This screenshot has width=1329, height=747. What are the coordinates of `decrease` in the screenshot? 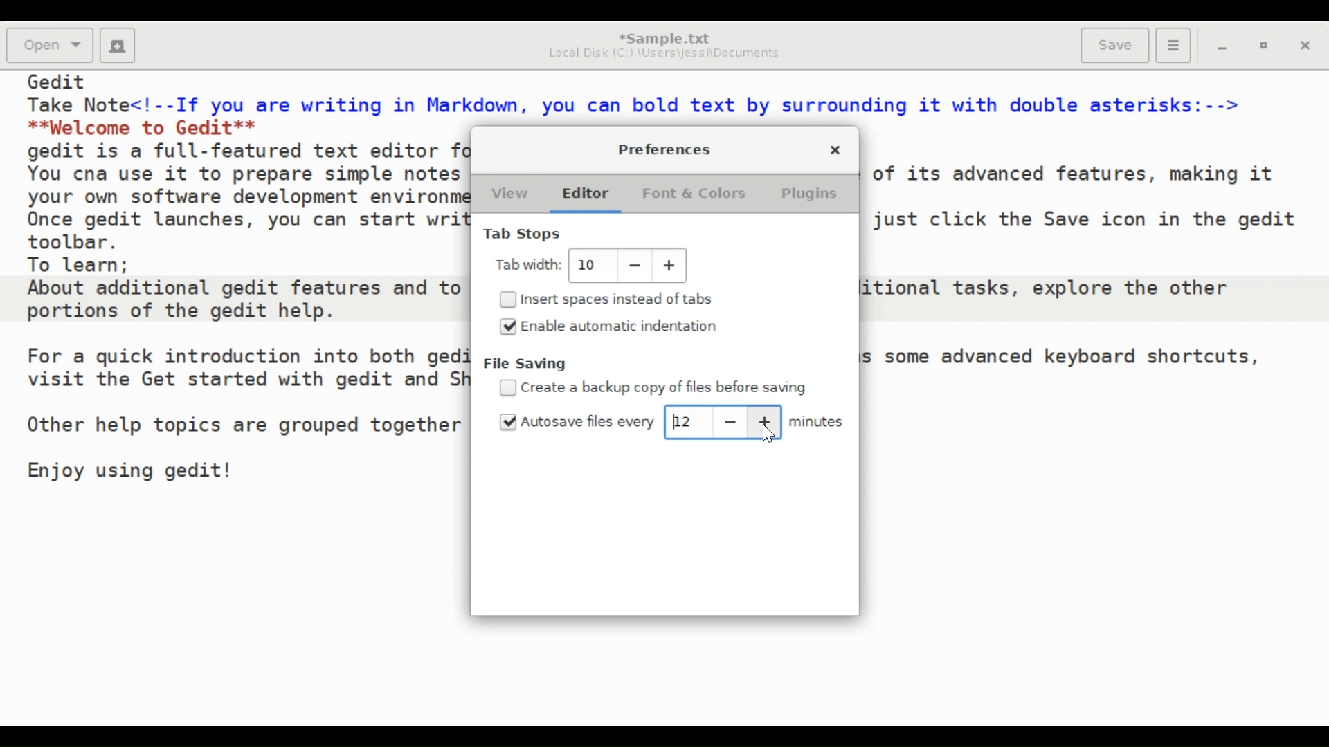 It's located at (635, 266).